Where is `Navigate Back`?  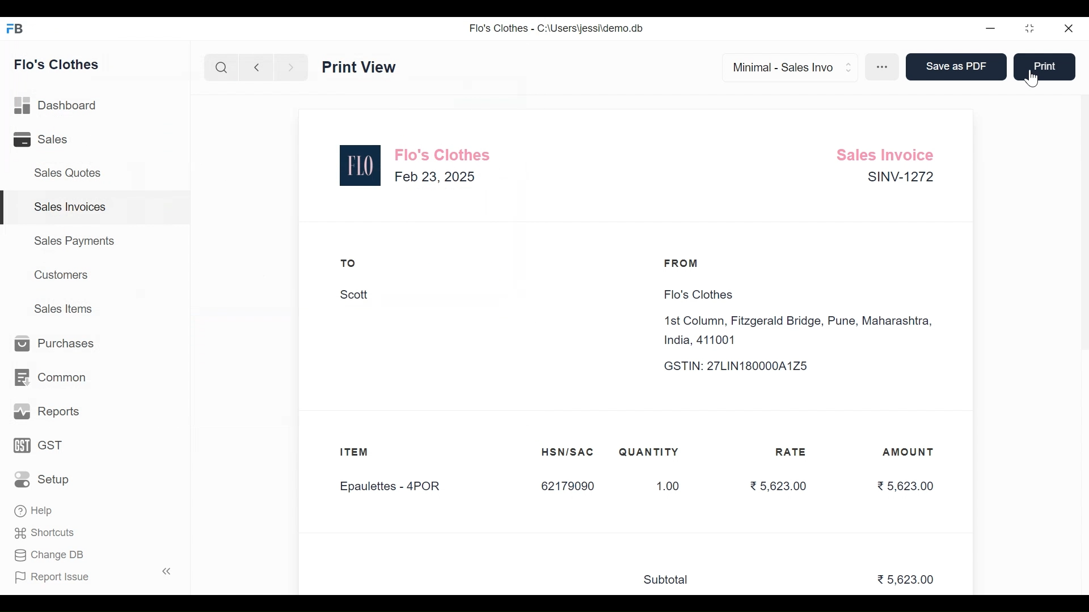
Navigate Back is located at coordinates (256, 68).